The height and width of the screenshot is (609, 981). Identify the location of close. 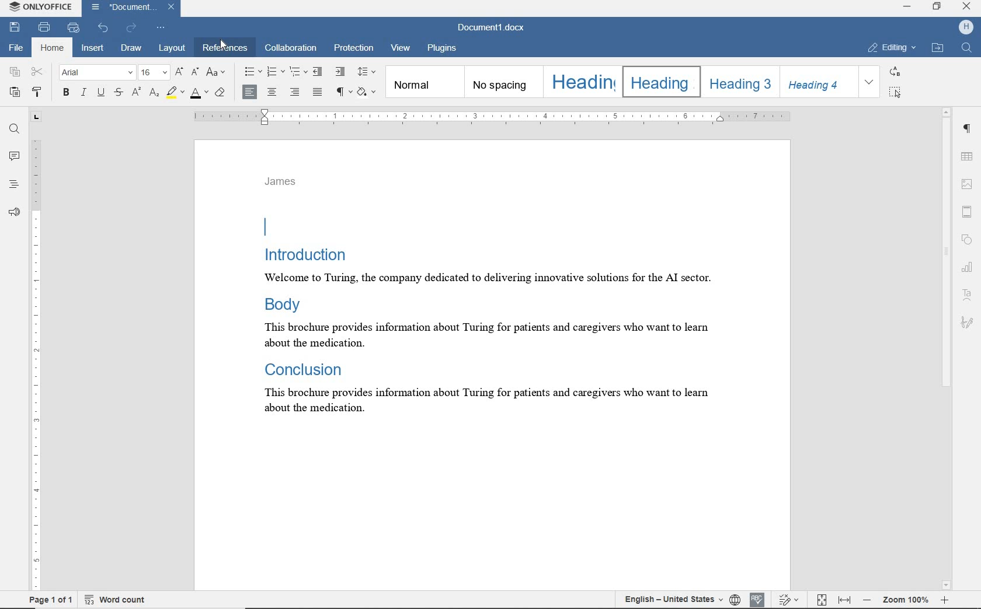
(967, 8).